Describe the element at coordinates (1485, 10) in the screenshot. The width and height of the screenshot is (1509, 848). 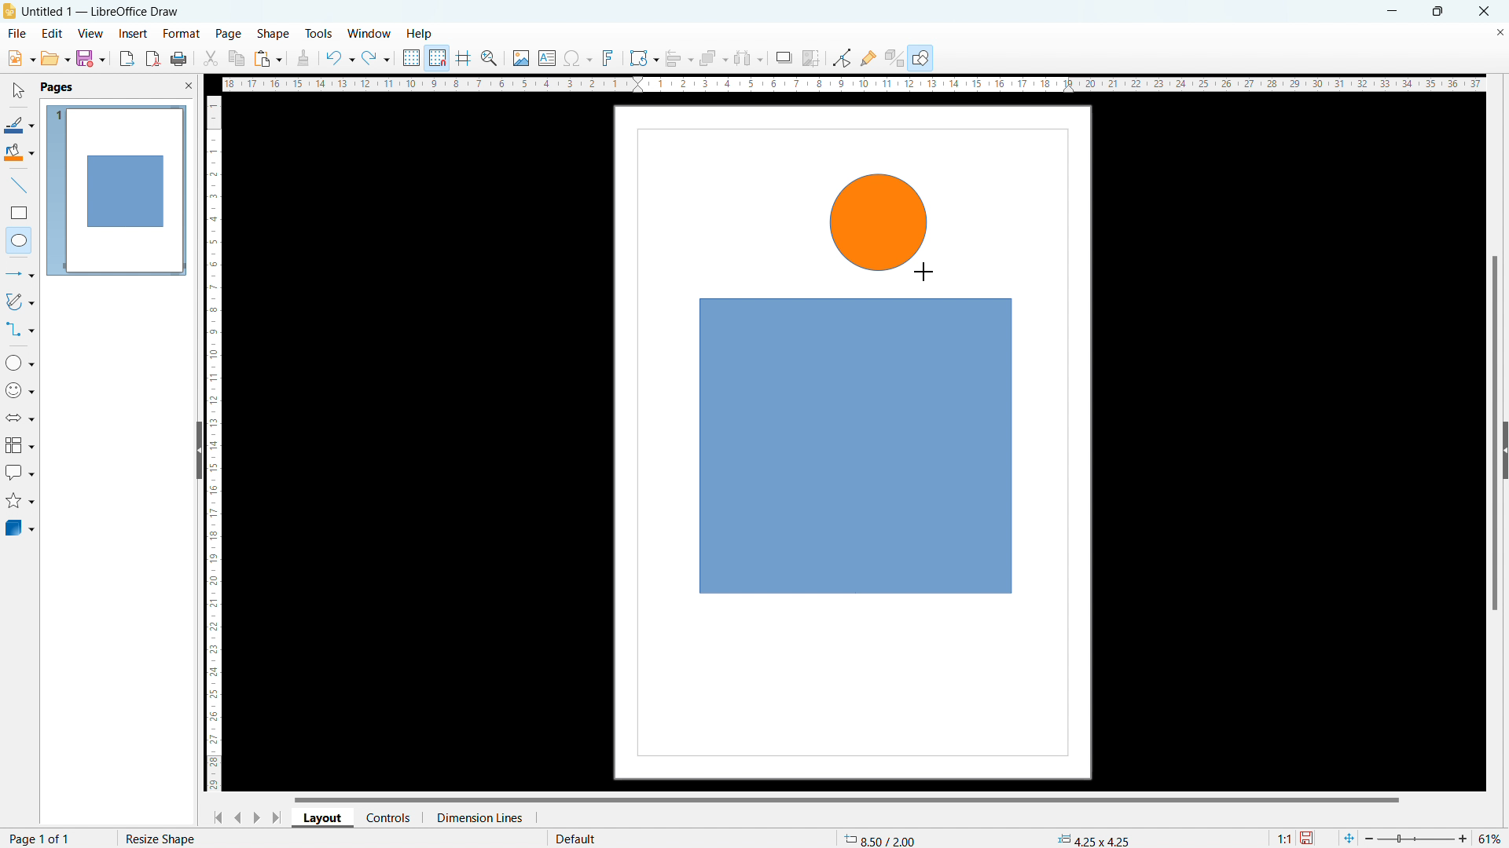
I see `close` at that location.